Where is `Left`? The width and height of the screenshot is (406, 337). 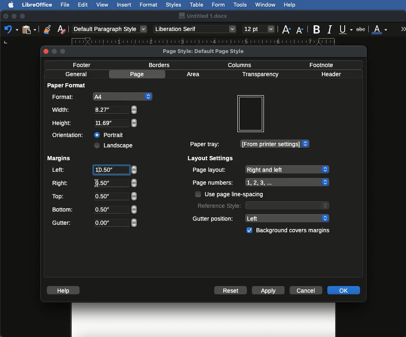 Left is located at coordinates (94, 171).